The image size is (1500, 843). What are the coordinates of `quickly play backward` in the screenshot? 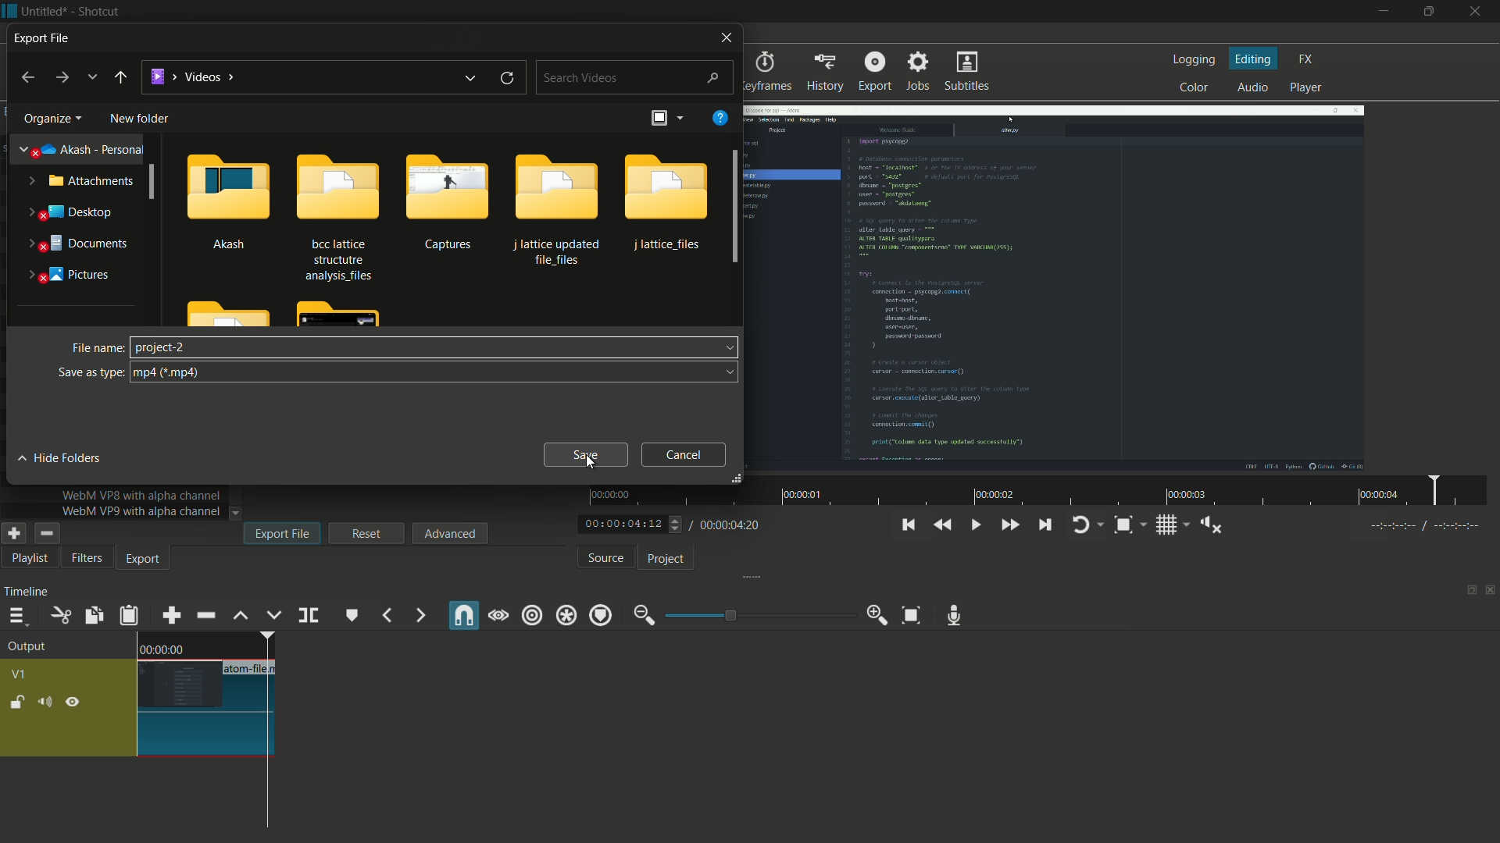 It's located at (944, 523).